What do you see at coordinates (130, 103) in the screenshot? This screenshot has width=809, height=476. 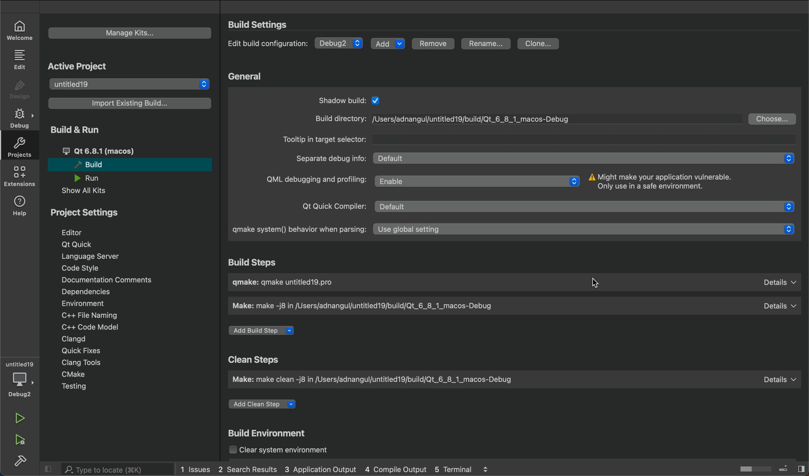 I see `import existing build` at bounding box center [130, 103].